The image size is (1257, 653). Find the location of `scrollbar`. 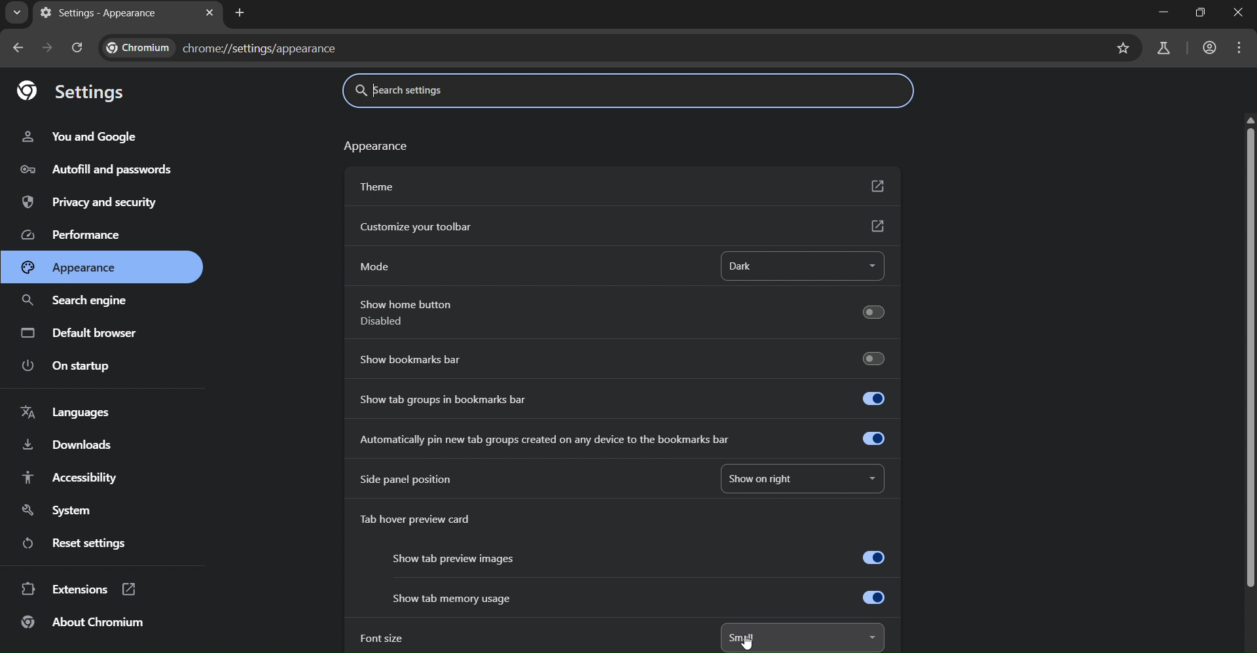

scrollbar is located at coordinates (1247, 355).